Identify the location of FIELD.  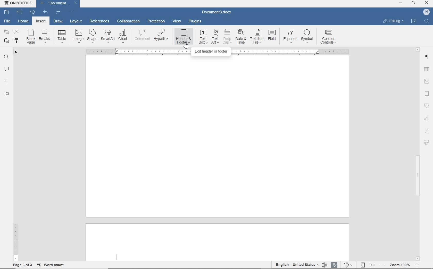
(273, 37).